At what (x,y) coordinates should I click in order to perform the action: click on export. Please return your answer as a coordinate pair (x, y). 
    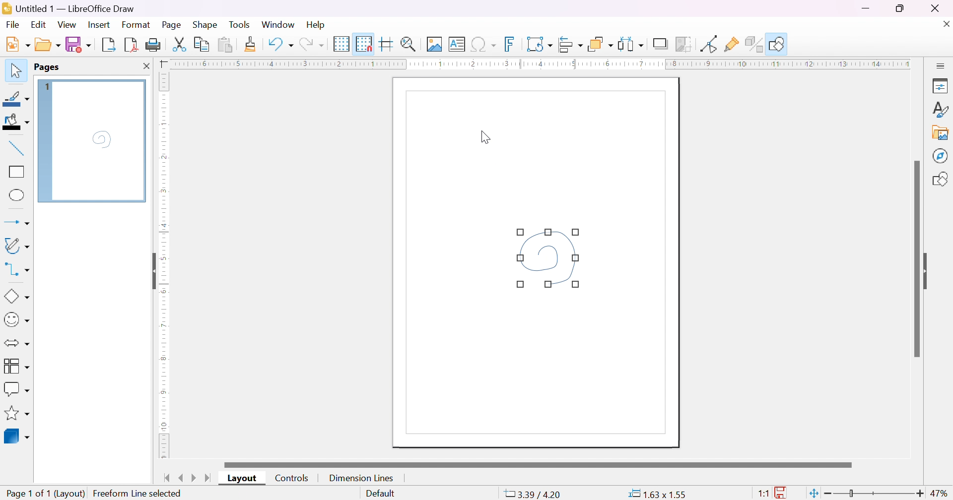
    Looking at the image, I should click on (110, 45).